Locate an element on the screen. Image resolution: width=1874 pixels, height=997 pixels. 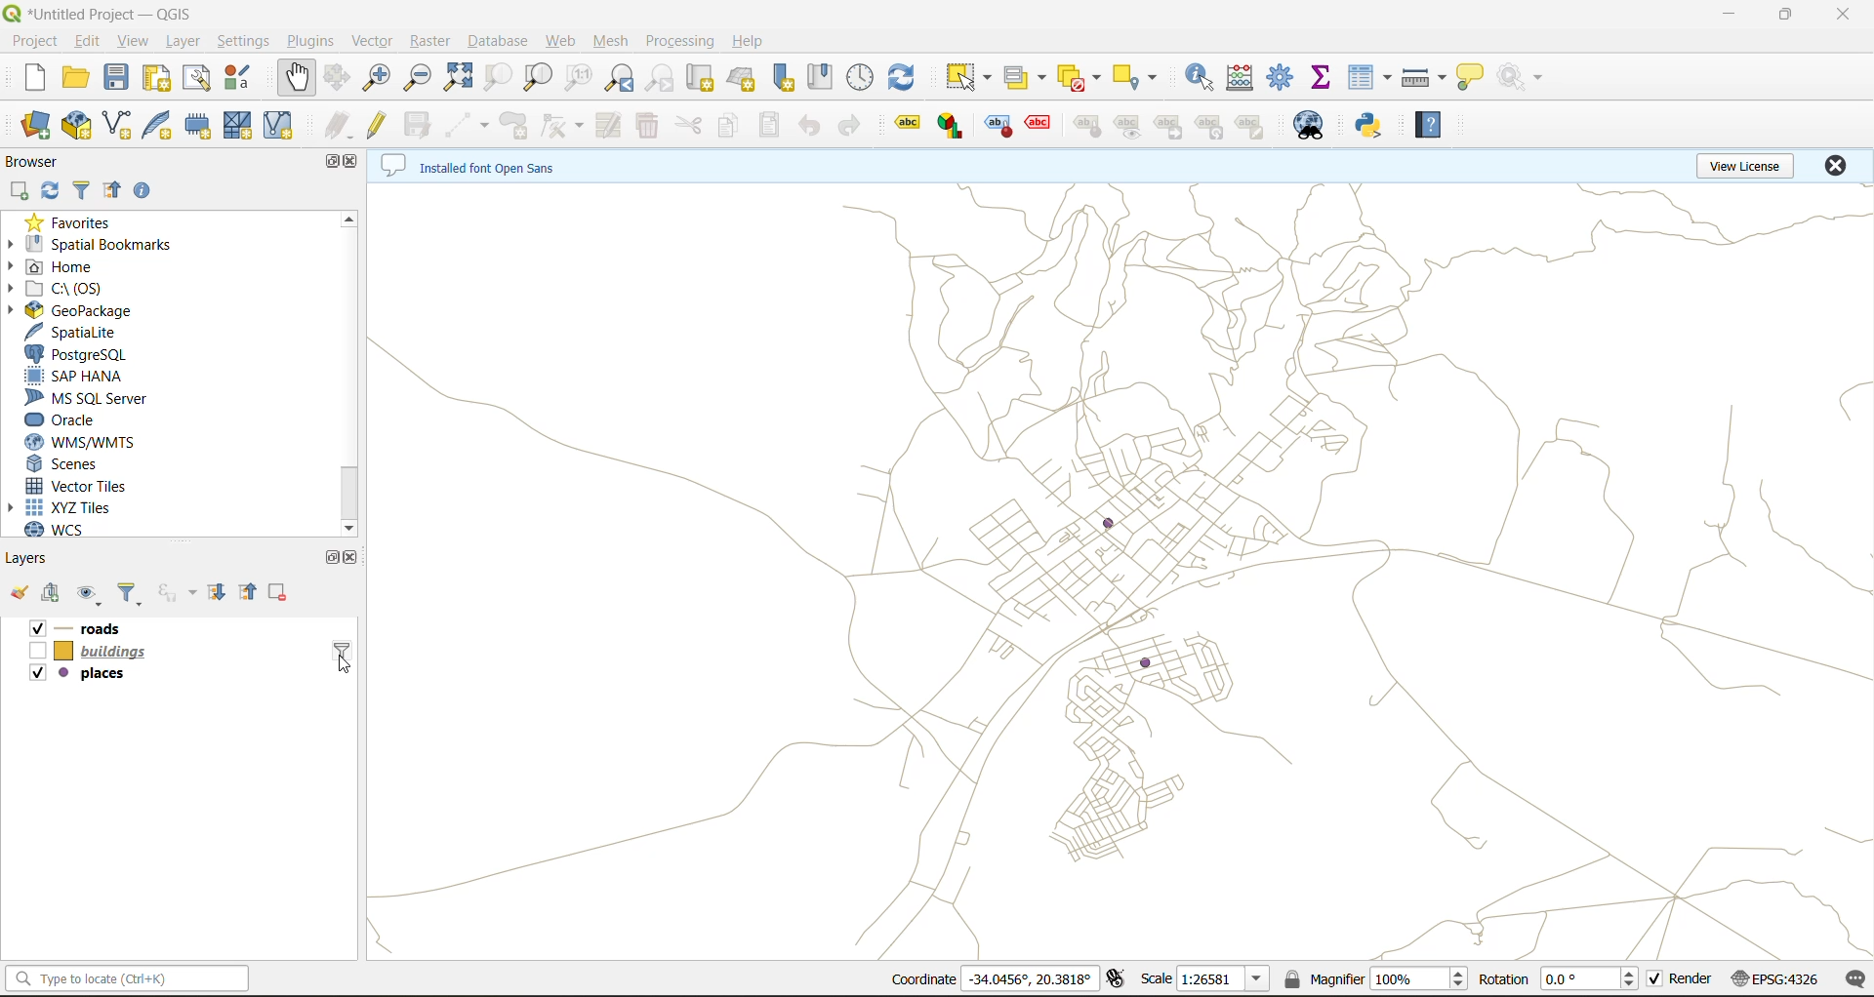
Rotate Label is located at coordinates (1208, 126).